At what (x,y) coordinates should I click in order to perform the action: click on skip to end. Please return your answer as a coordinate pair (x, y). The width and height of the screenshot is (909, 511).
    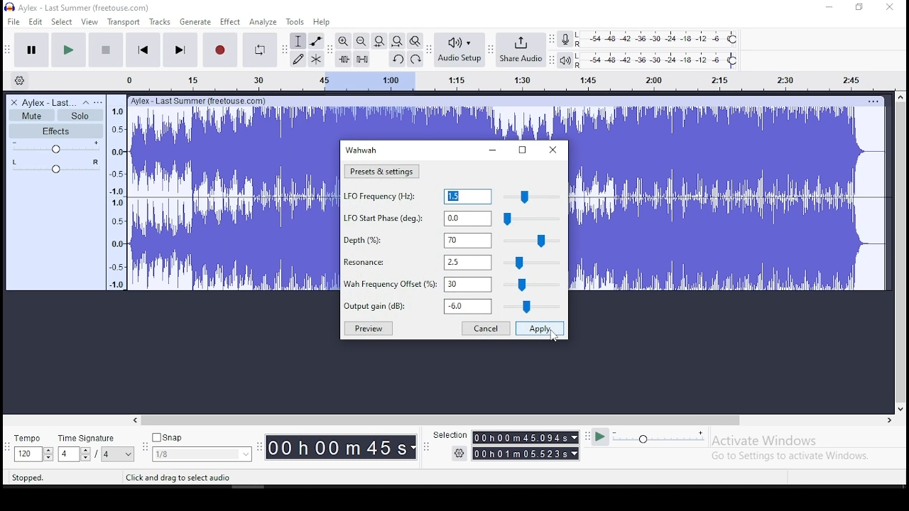
    Looking at the image, I should click on (180, 50).